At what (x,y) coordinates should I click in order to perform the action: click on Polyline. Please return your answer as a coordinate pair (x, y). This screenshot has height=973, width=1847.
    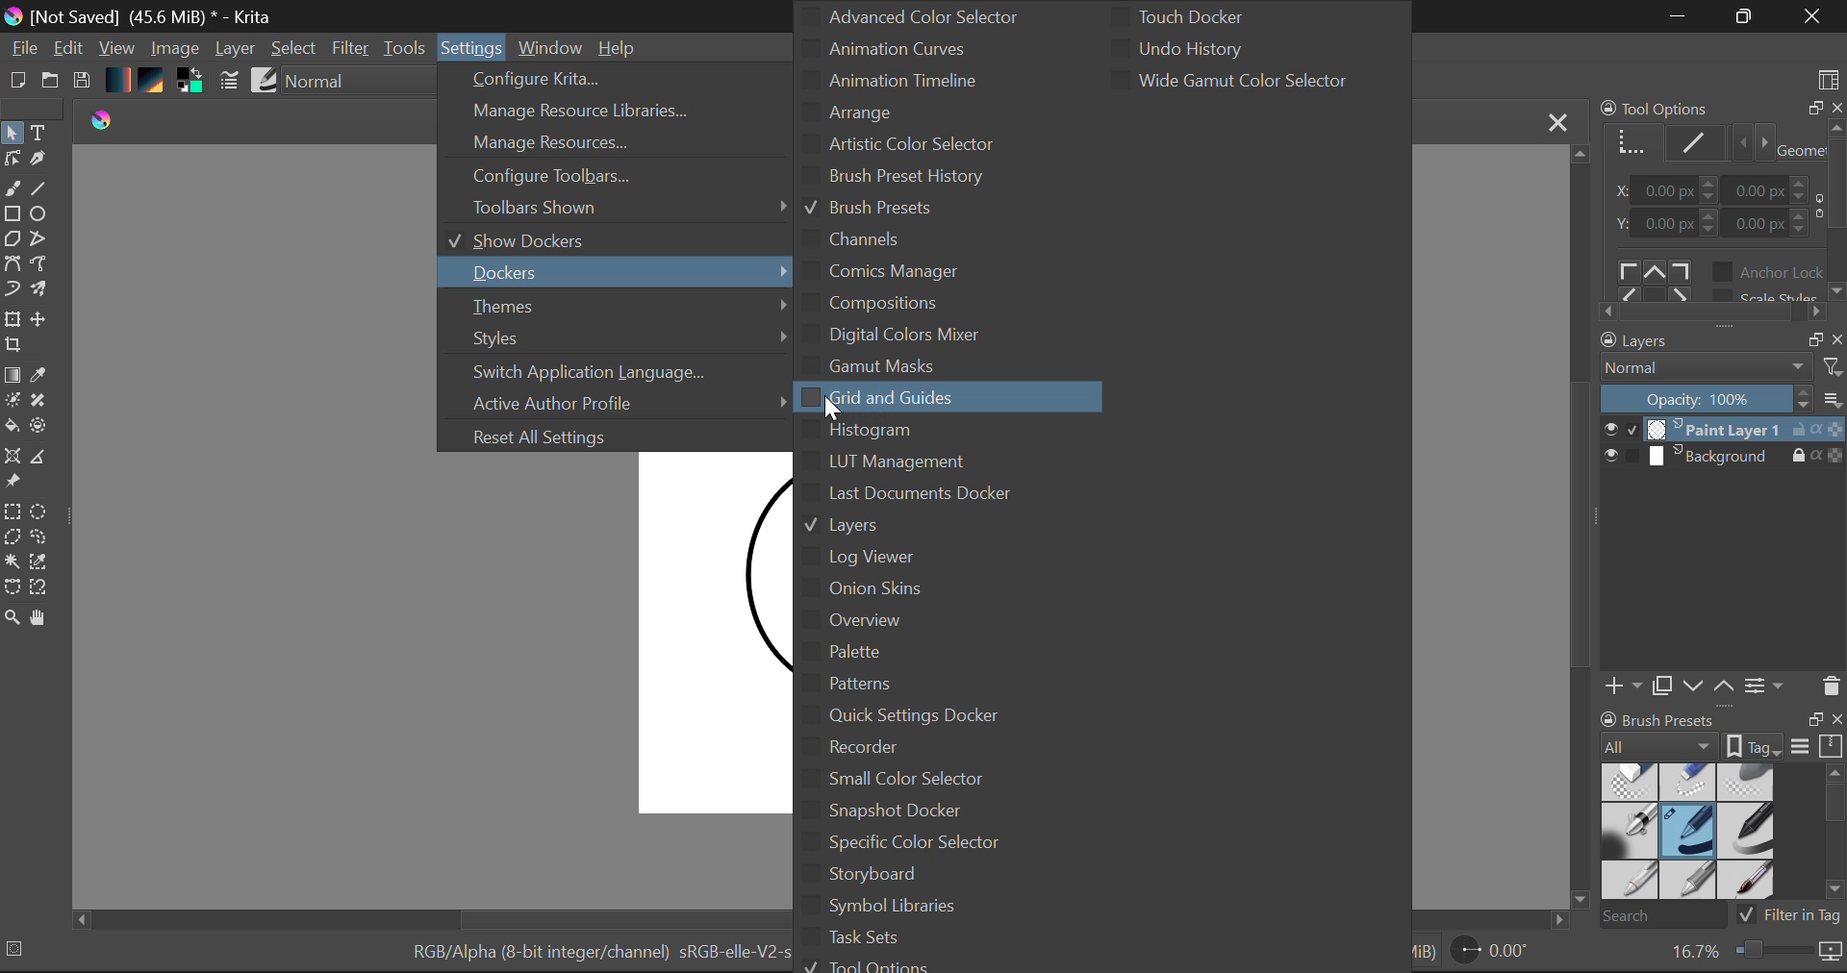
    Looking at the image, I should click on (39, 237).